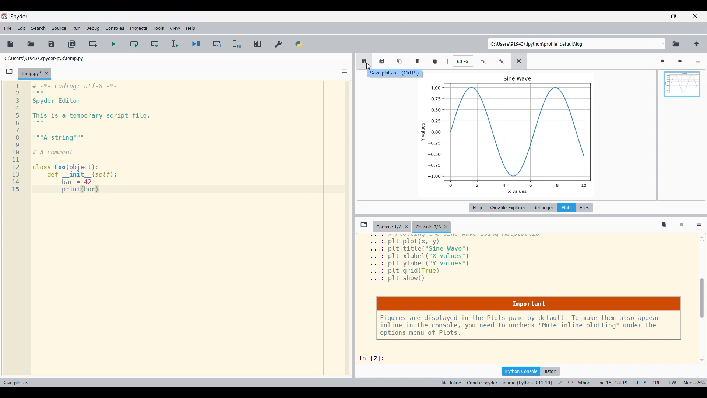 The width and height of the screenshot is (707, 398). I want to click on Run file, so click(113, 44).